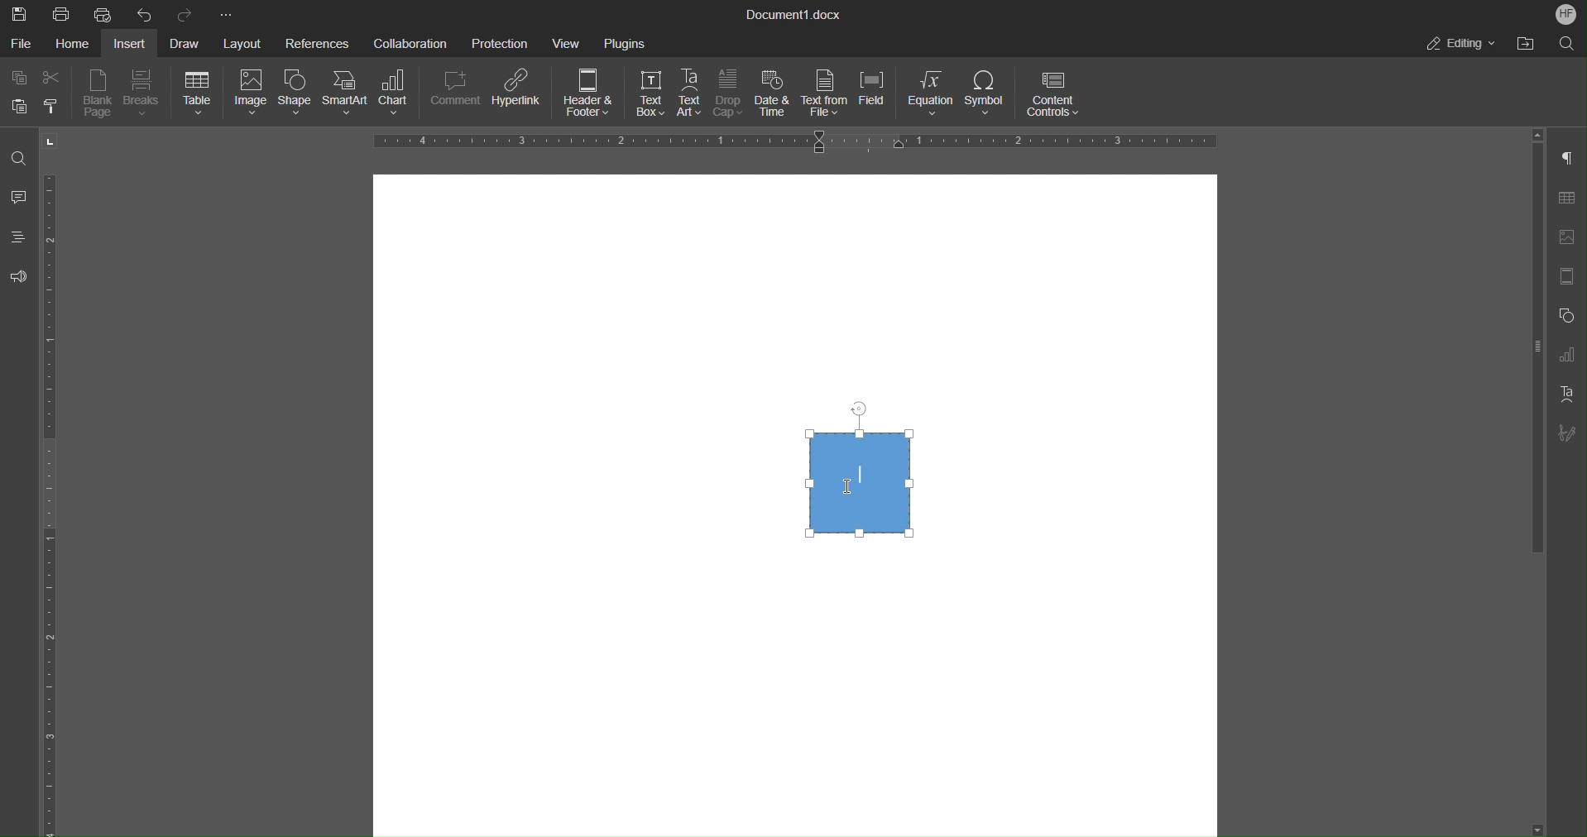 Image resolution: width=1587 pixels, height=837 pixels. Describe the element at coordinates (789, 142) in the screenshot. I see `Horizonatl Ruler` at that location.